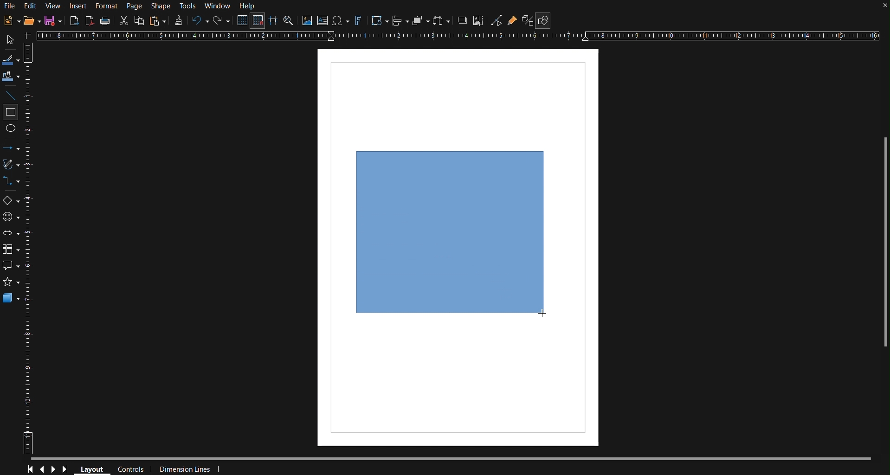 Image resolution: width=890 pixels, height=475 pixels. Describe the element at coordinates (161, 6) in the screenshot. I see `Shape` at that location.